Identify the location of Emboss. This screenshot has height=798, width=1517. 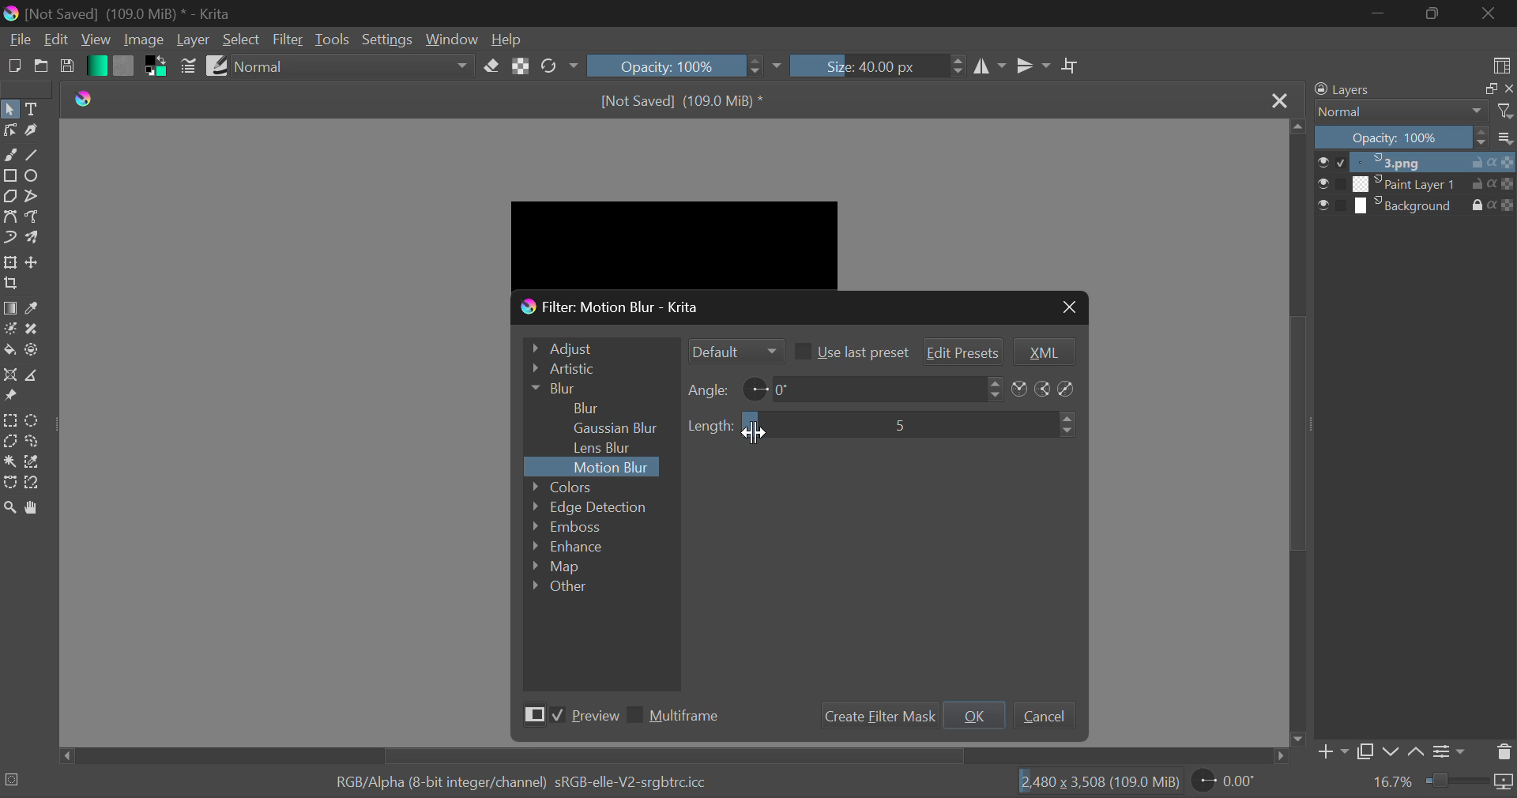
(565, 526).